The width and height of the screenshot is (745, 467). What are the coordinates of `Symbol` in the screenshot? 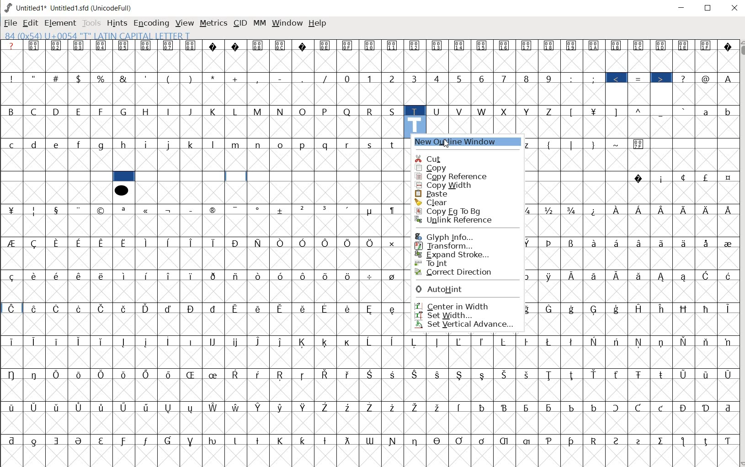 It's located at (639, 179).